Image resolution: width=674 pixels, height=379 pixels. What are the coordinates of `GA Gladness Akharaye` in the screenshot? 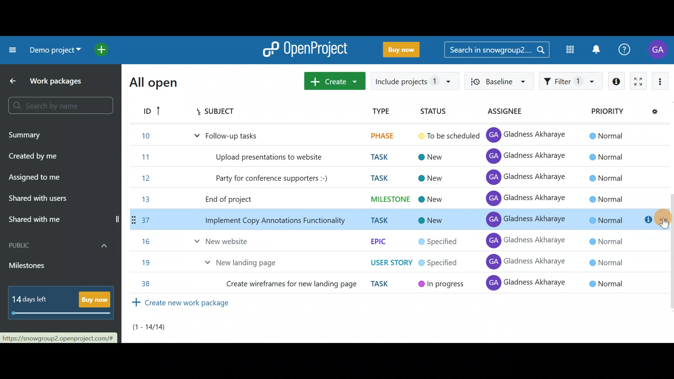 It's located at (522, 178).